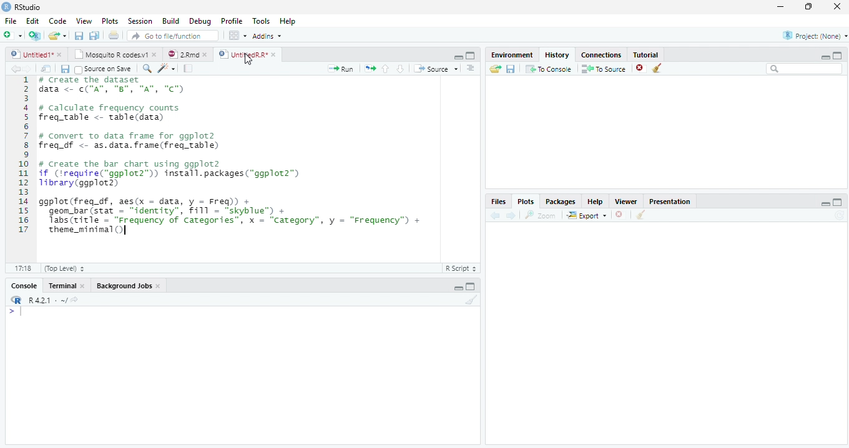 This screenshot has width=849, height=448. What do you see at coordinates (83, 21) in the screenshot?
I see `View` at bounding box center [83, 21].